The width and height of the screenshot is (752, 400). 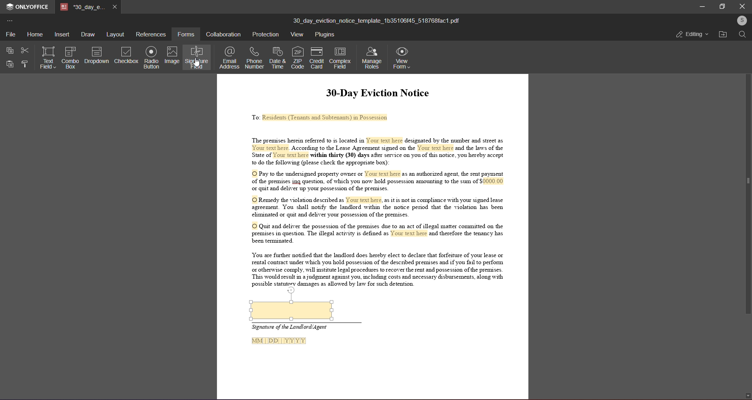 What do you see at coordinates (83, 7) in the screenshot?
I see `tab name` at bounding box center [83, 7].